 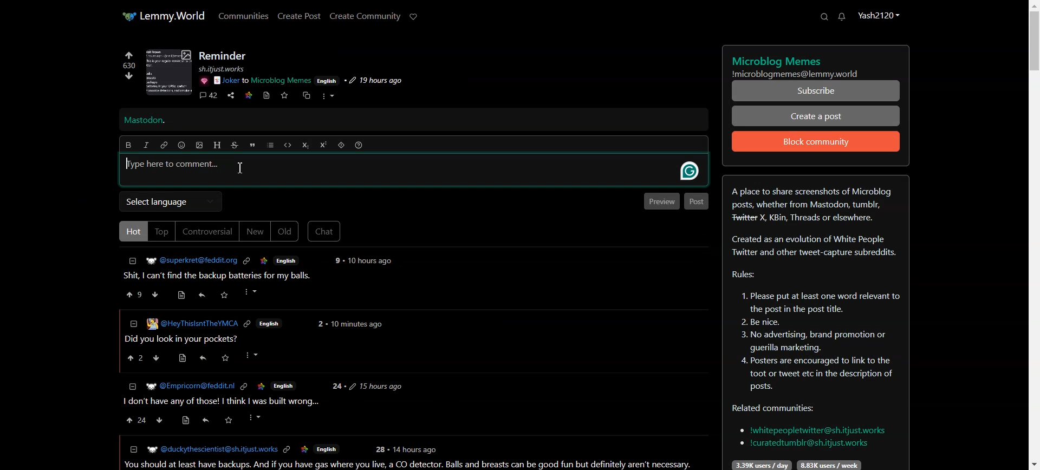 What do you see at coordinates (323, 145) in the screenshot?
I see `Superscript` at bounding box center [323, 145].